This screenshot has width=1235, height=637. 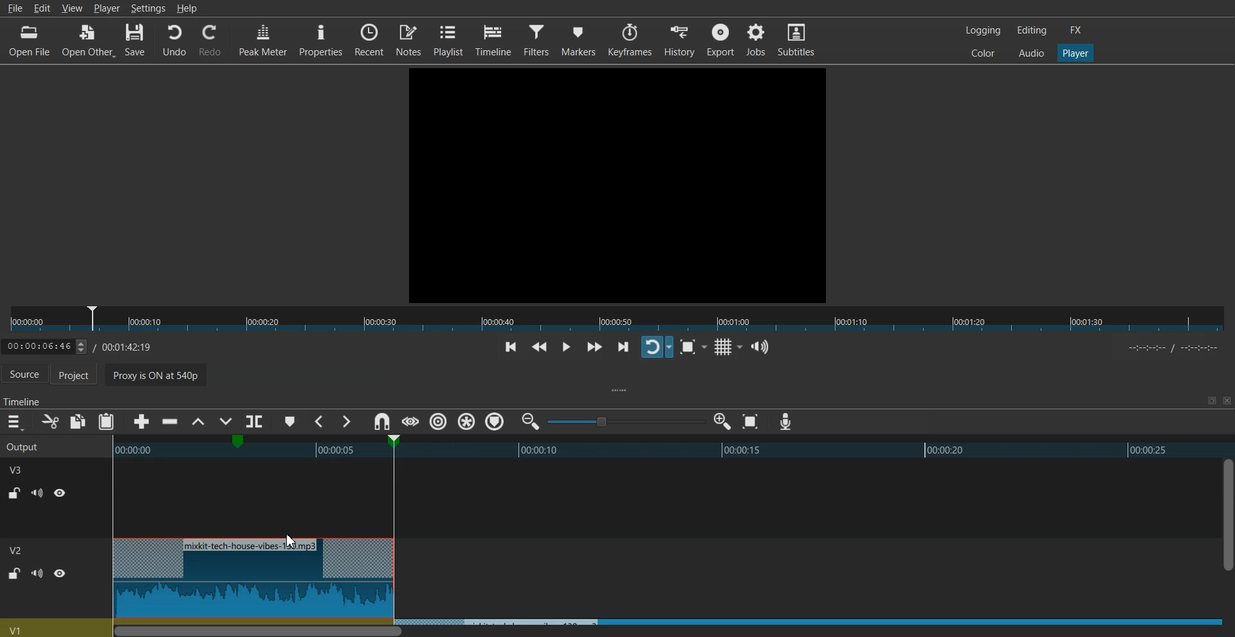 What do you see at coordinates (531, 421) in the screenshot?
I see `Zoom timeline out` at bounding box center [531, 421].